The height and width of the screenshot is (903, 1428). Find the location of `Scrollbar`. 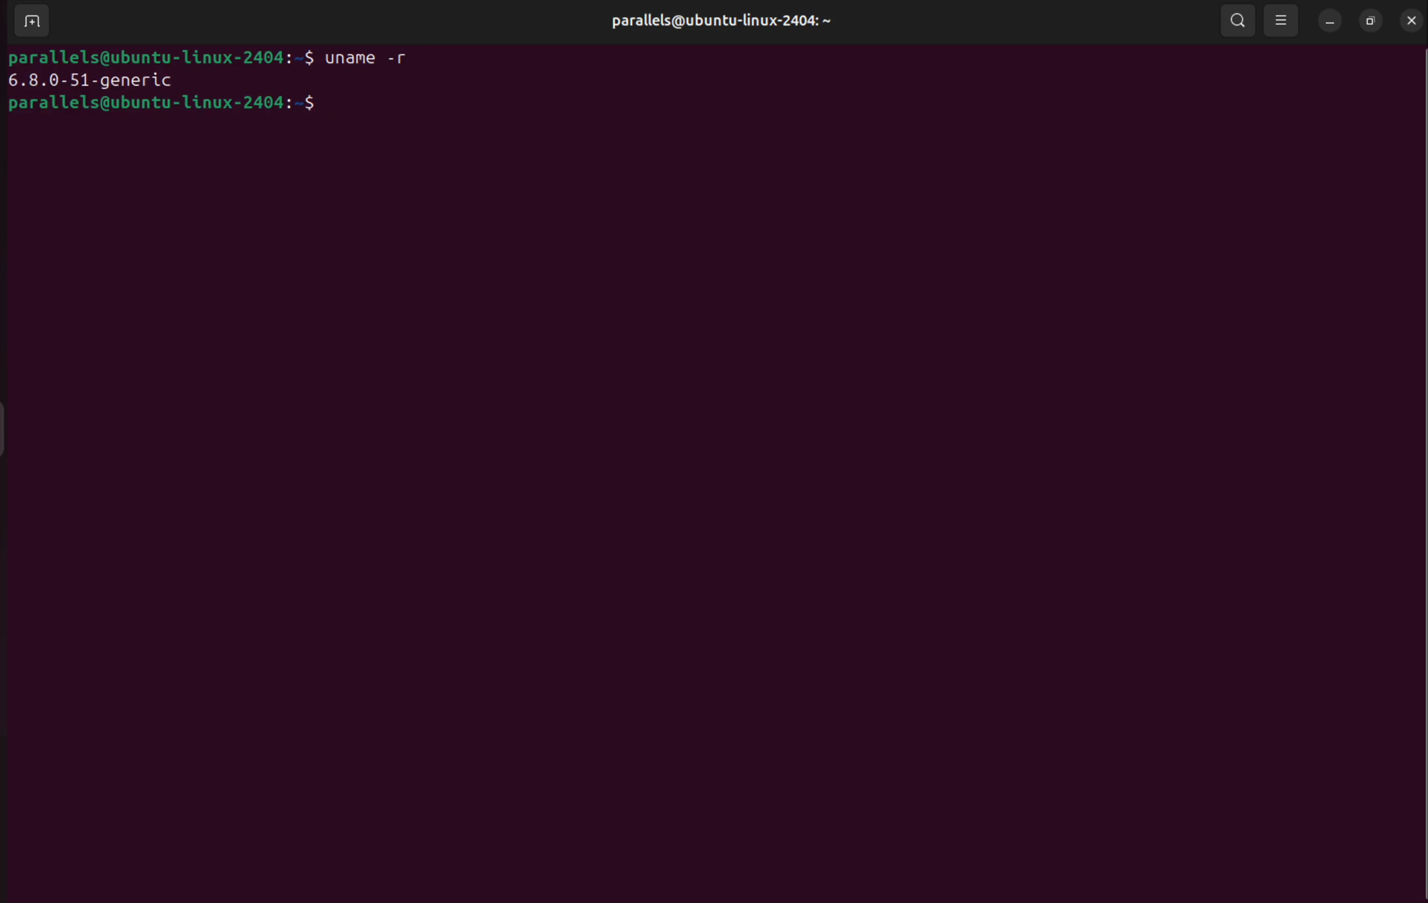

Scrollbar is located at coordinates (1417, 479).